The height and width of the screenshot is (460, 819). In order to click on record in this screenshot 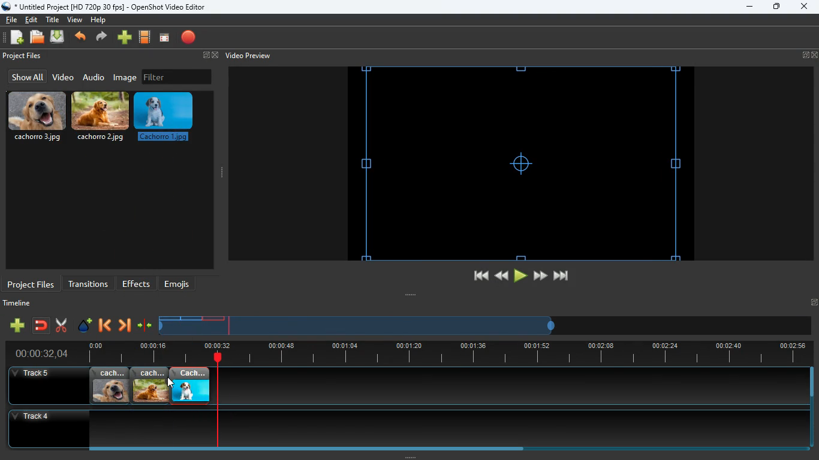, I will do `click(189, 38)`.